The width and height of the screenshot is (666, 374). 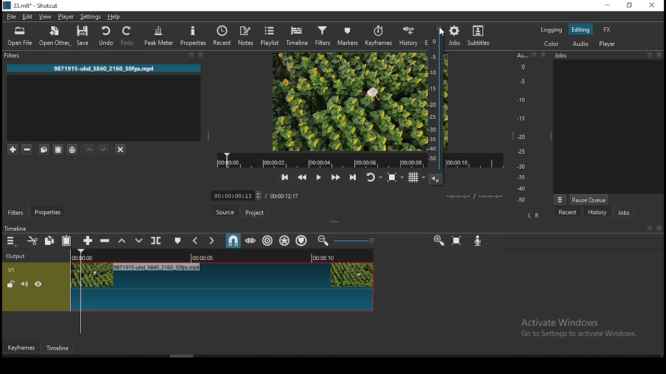 I want to click on remove selected filters, so click(x=28, y=150).